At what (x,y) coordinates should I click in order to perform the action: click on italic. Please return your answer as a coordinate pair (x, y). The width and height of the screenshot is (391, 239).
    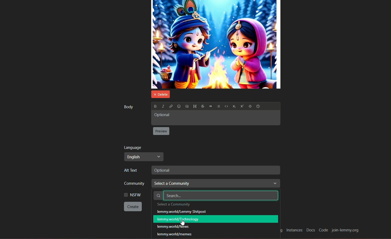
    Looking at the image, I should click on (162, 106).